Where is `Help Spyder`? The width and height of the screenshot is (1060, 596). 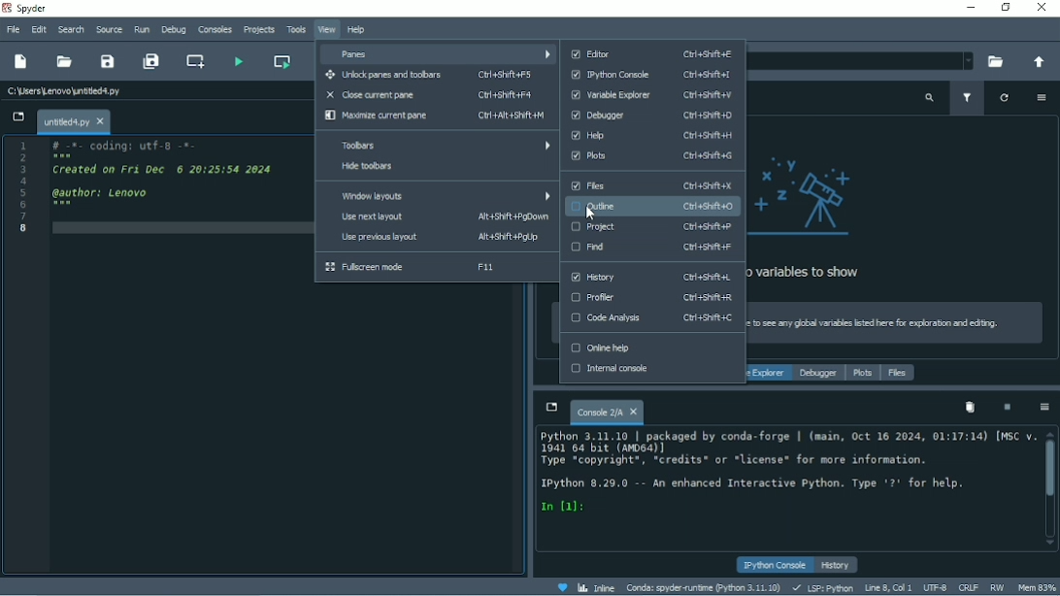
Help Spyder is located at coordinates (561, 587).